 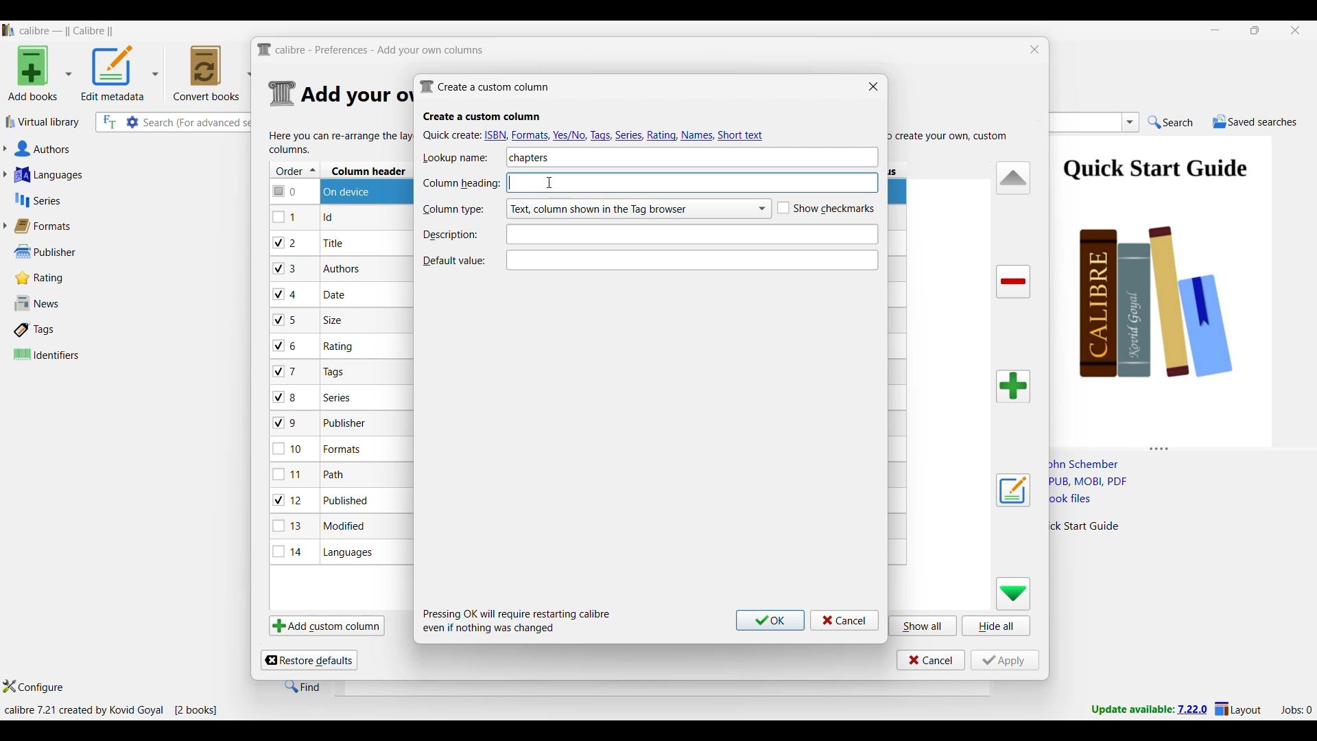 What do you see at coordinates (453, 261) in the screenshot?
I see `Indicates Default value text box` at bounding box center [453, 261].